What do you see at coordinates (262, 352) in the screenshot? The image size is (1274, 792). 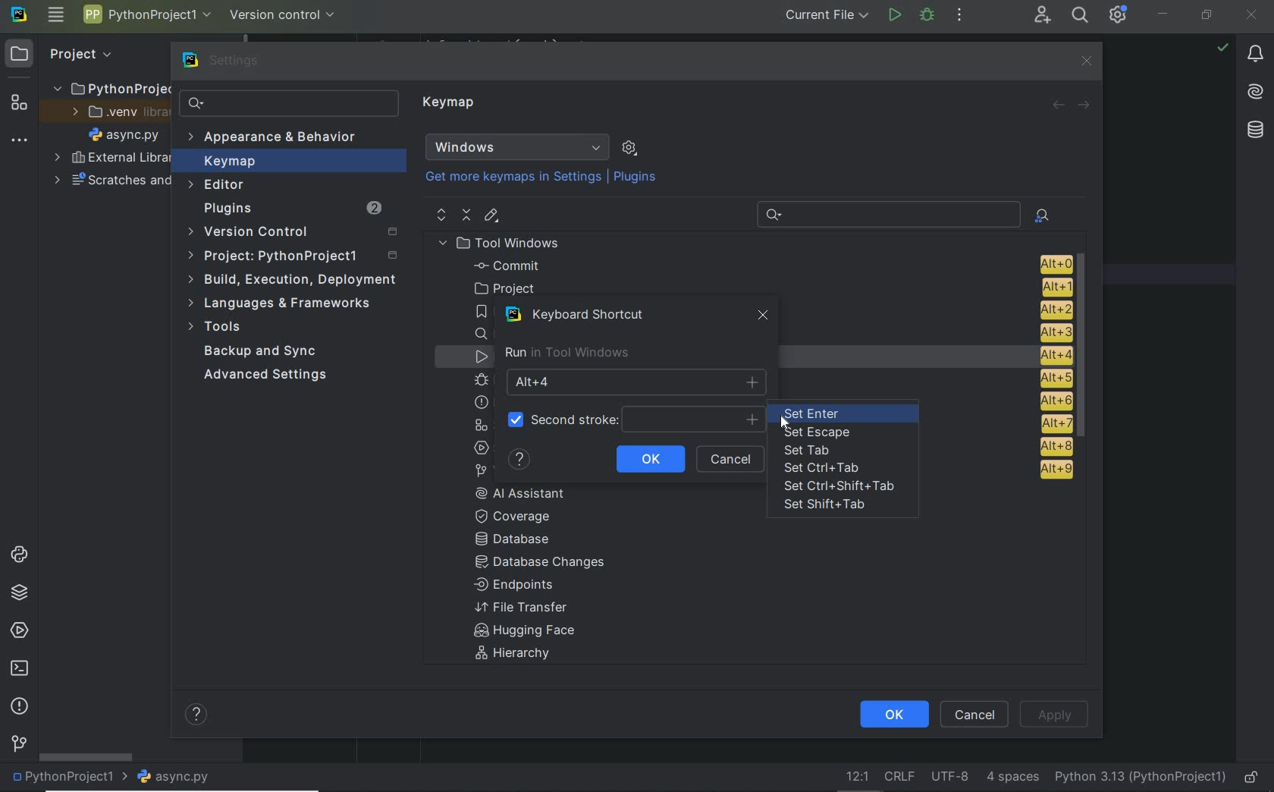 I see `Backup and Sync` at bounding box center [262, 352].